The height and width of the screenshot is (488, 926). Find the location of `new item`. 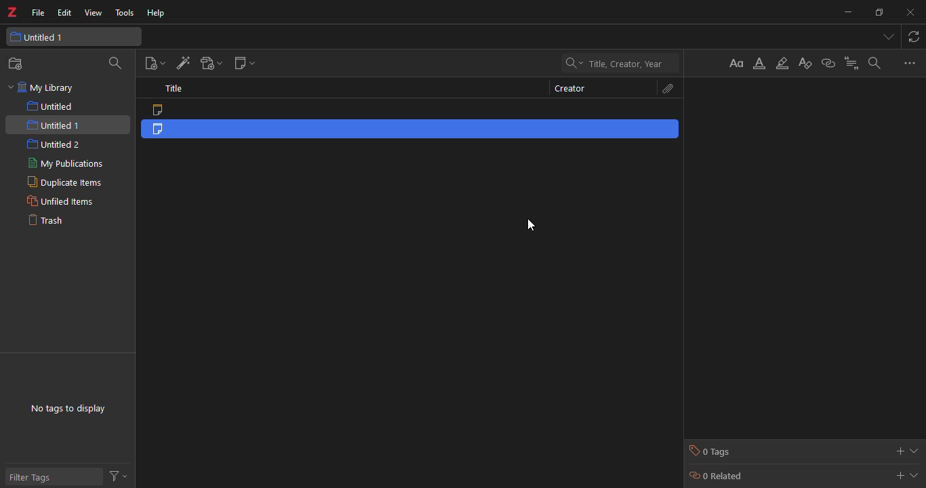

new item is located at coordinates (154, 63).